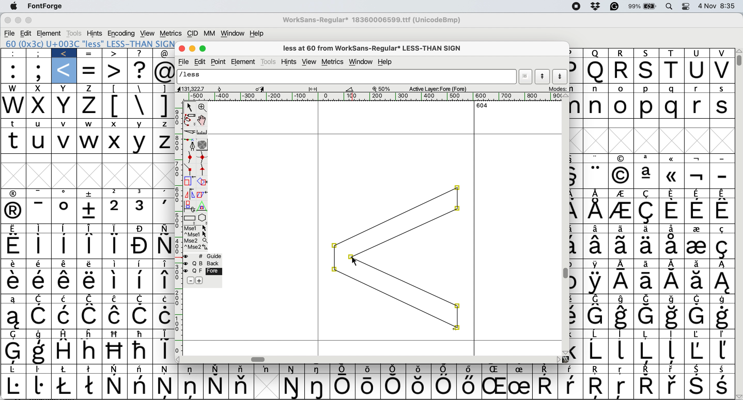 This screenshot has height=400, width=743. What do you see at coordinates (90, 351) in the screenshot?
I see `Symbol` at bounding box center [90, 351].